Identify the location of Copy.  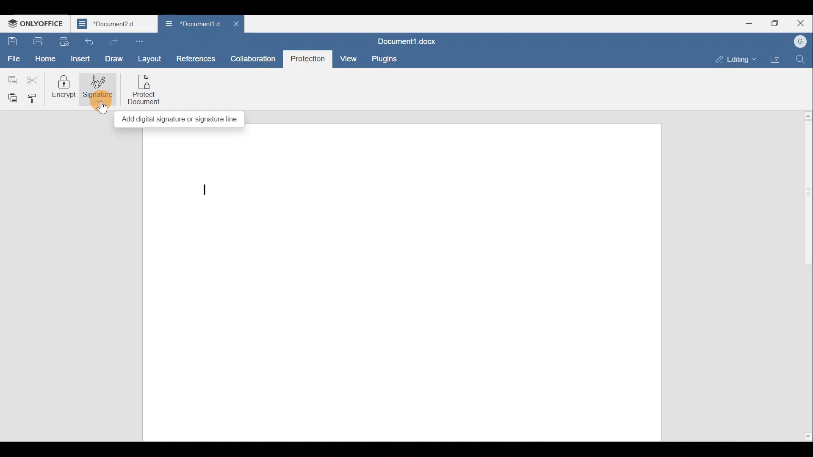
(11, 78).